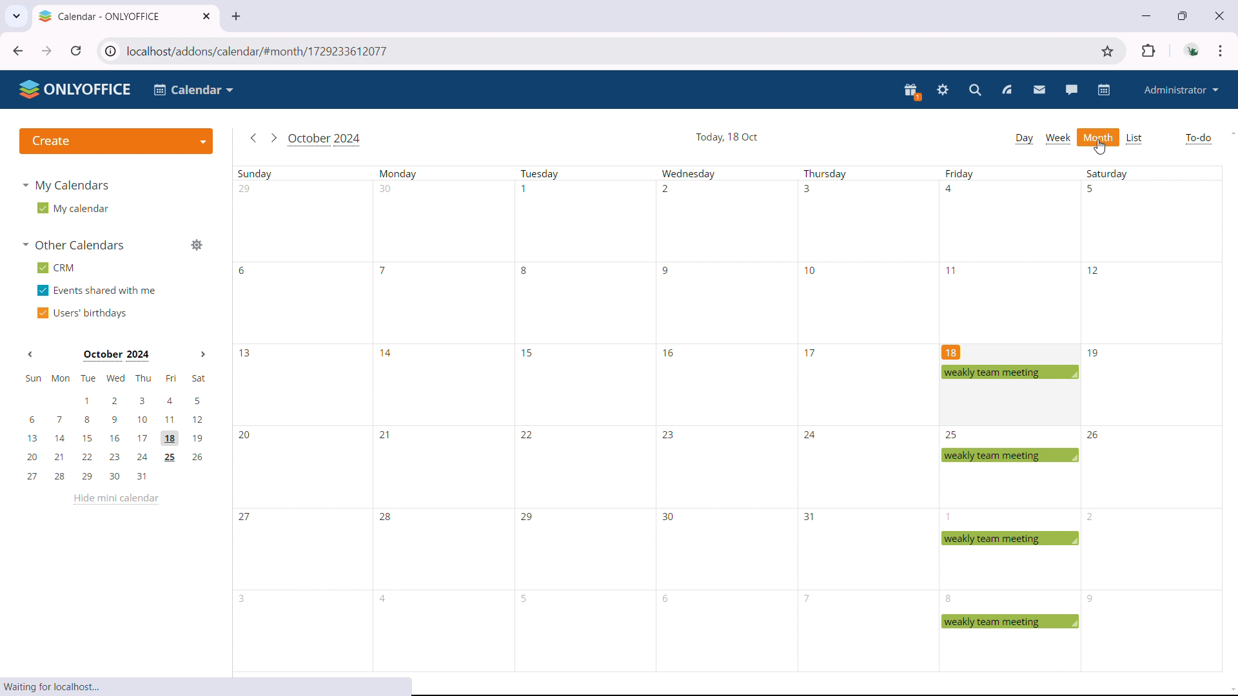 This screenshot has width=1238, height=696. What do you see at coordinates (83, 313) in the screenshot?
I see `users' birthdays` at bounding box center [83, 313].